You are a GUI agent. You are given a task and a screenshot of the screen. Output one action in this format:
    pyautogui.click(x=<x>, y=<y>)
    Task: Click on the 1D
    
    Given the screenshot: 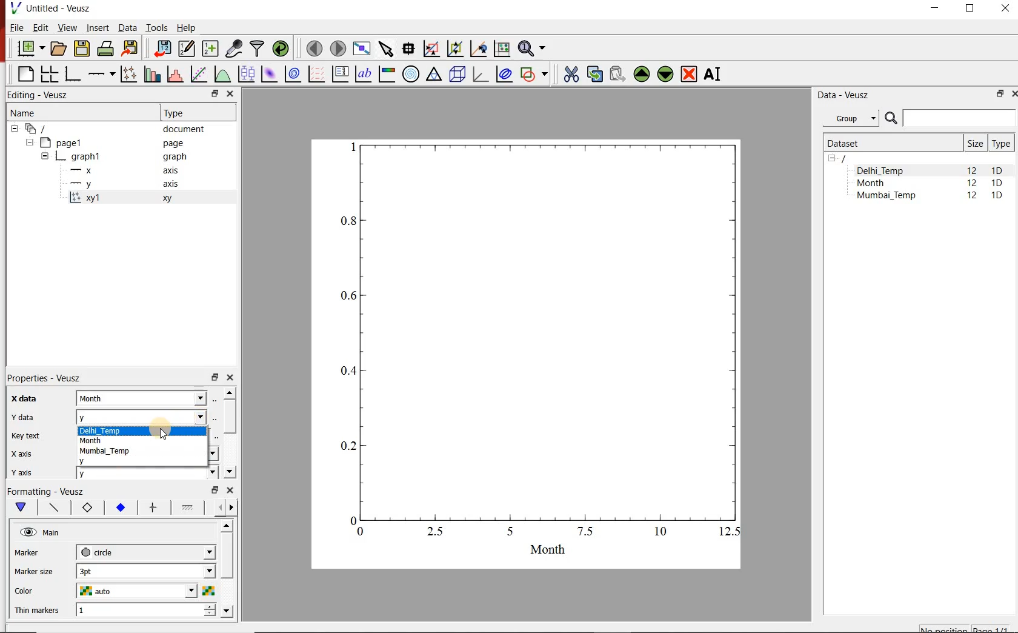 What is the action you would take?
    pyautogui.click(x=997, y=196)
    